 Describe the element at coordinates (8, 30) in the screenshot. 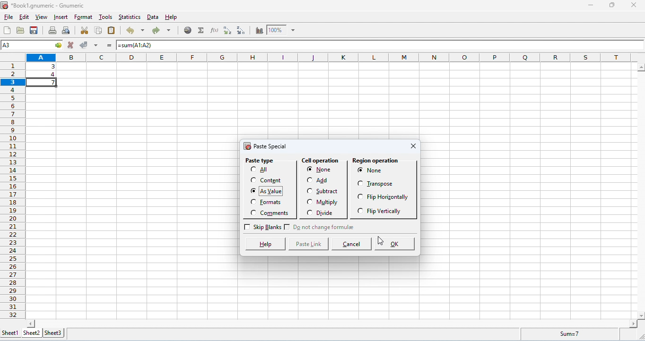

I see `new` at that location.